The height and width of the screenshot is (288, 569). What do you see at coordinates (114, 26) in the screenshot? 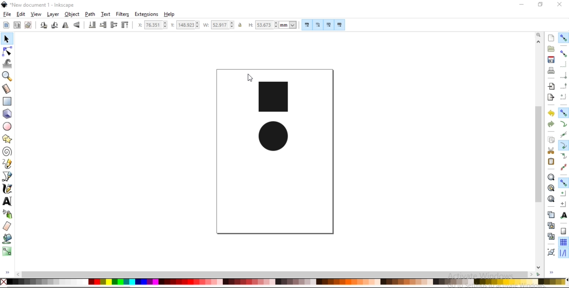
I see `raise selection by one step` at bounding box center [114, 26].